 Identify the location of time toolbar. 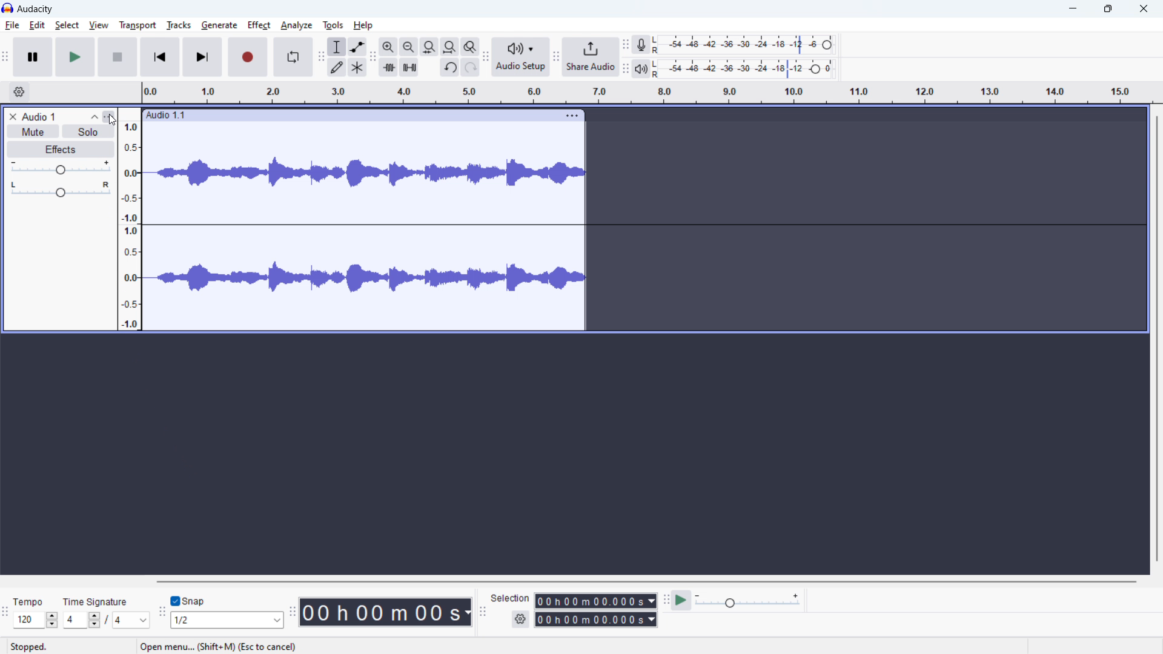
(293, 612).